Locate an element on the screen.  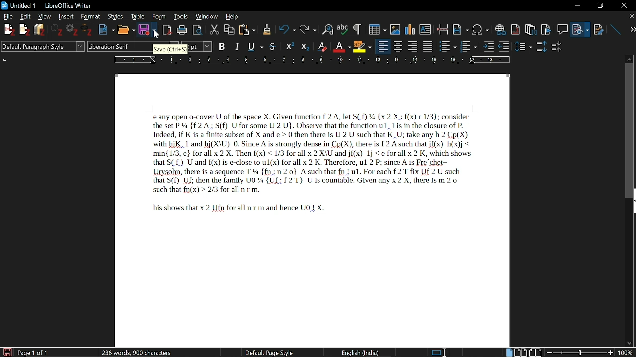
Insert cross reference is located at coordinates (599, 27).